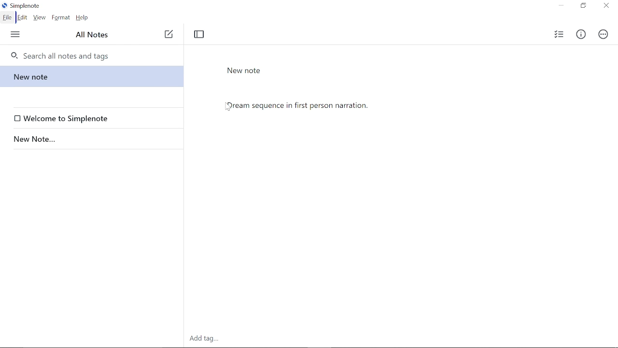  Describe the element at coordinates (90, 139) in the screenshot. I see `Note titled "New Note..."` at that location.